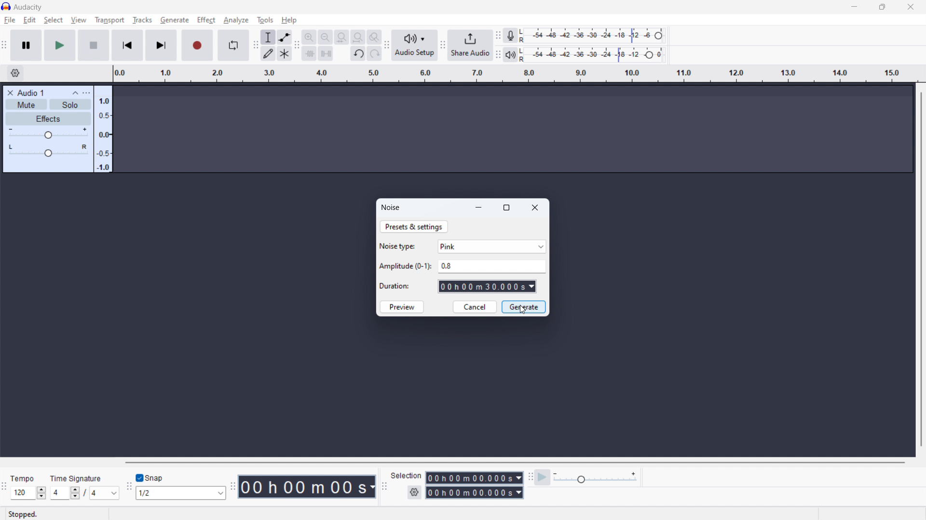 Image resolution: width=926 pixels, height=520 pixels. I want to click on gain, so click(48, 133).